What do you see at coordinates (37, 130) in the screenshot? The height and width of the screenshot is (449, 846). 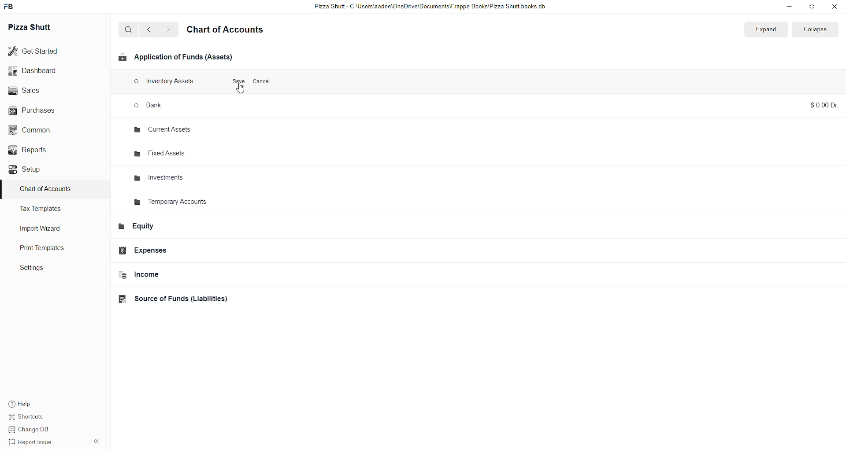 I see `Common ` at bounding box center [37, 130].